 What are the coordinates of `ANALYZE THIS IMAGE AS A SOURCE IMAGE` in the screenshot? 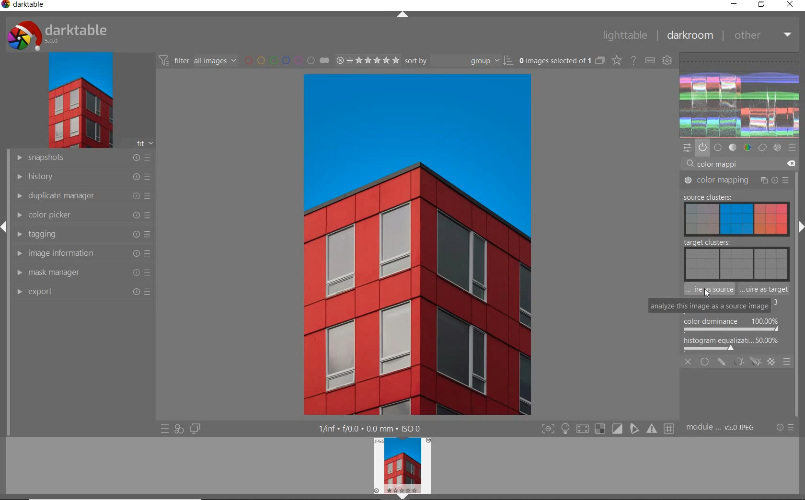 It's located at (708, 289).